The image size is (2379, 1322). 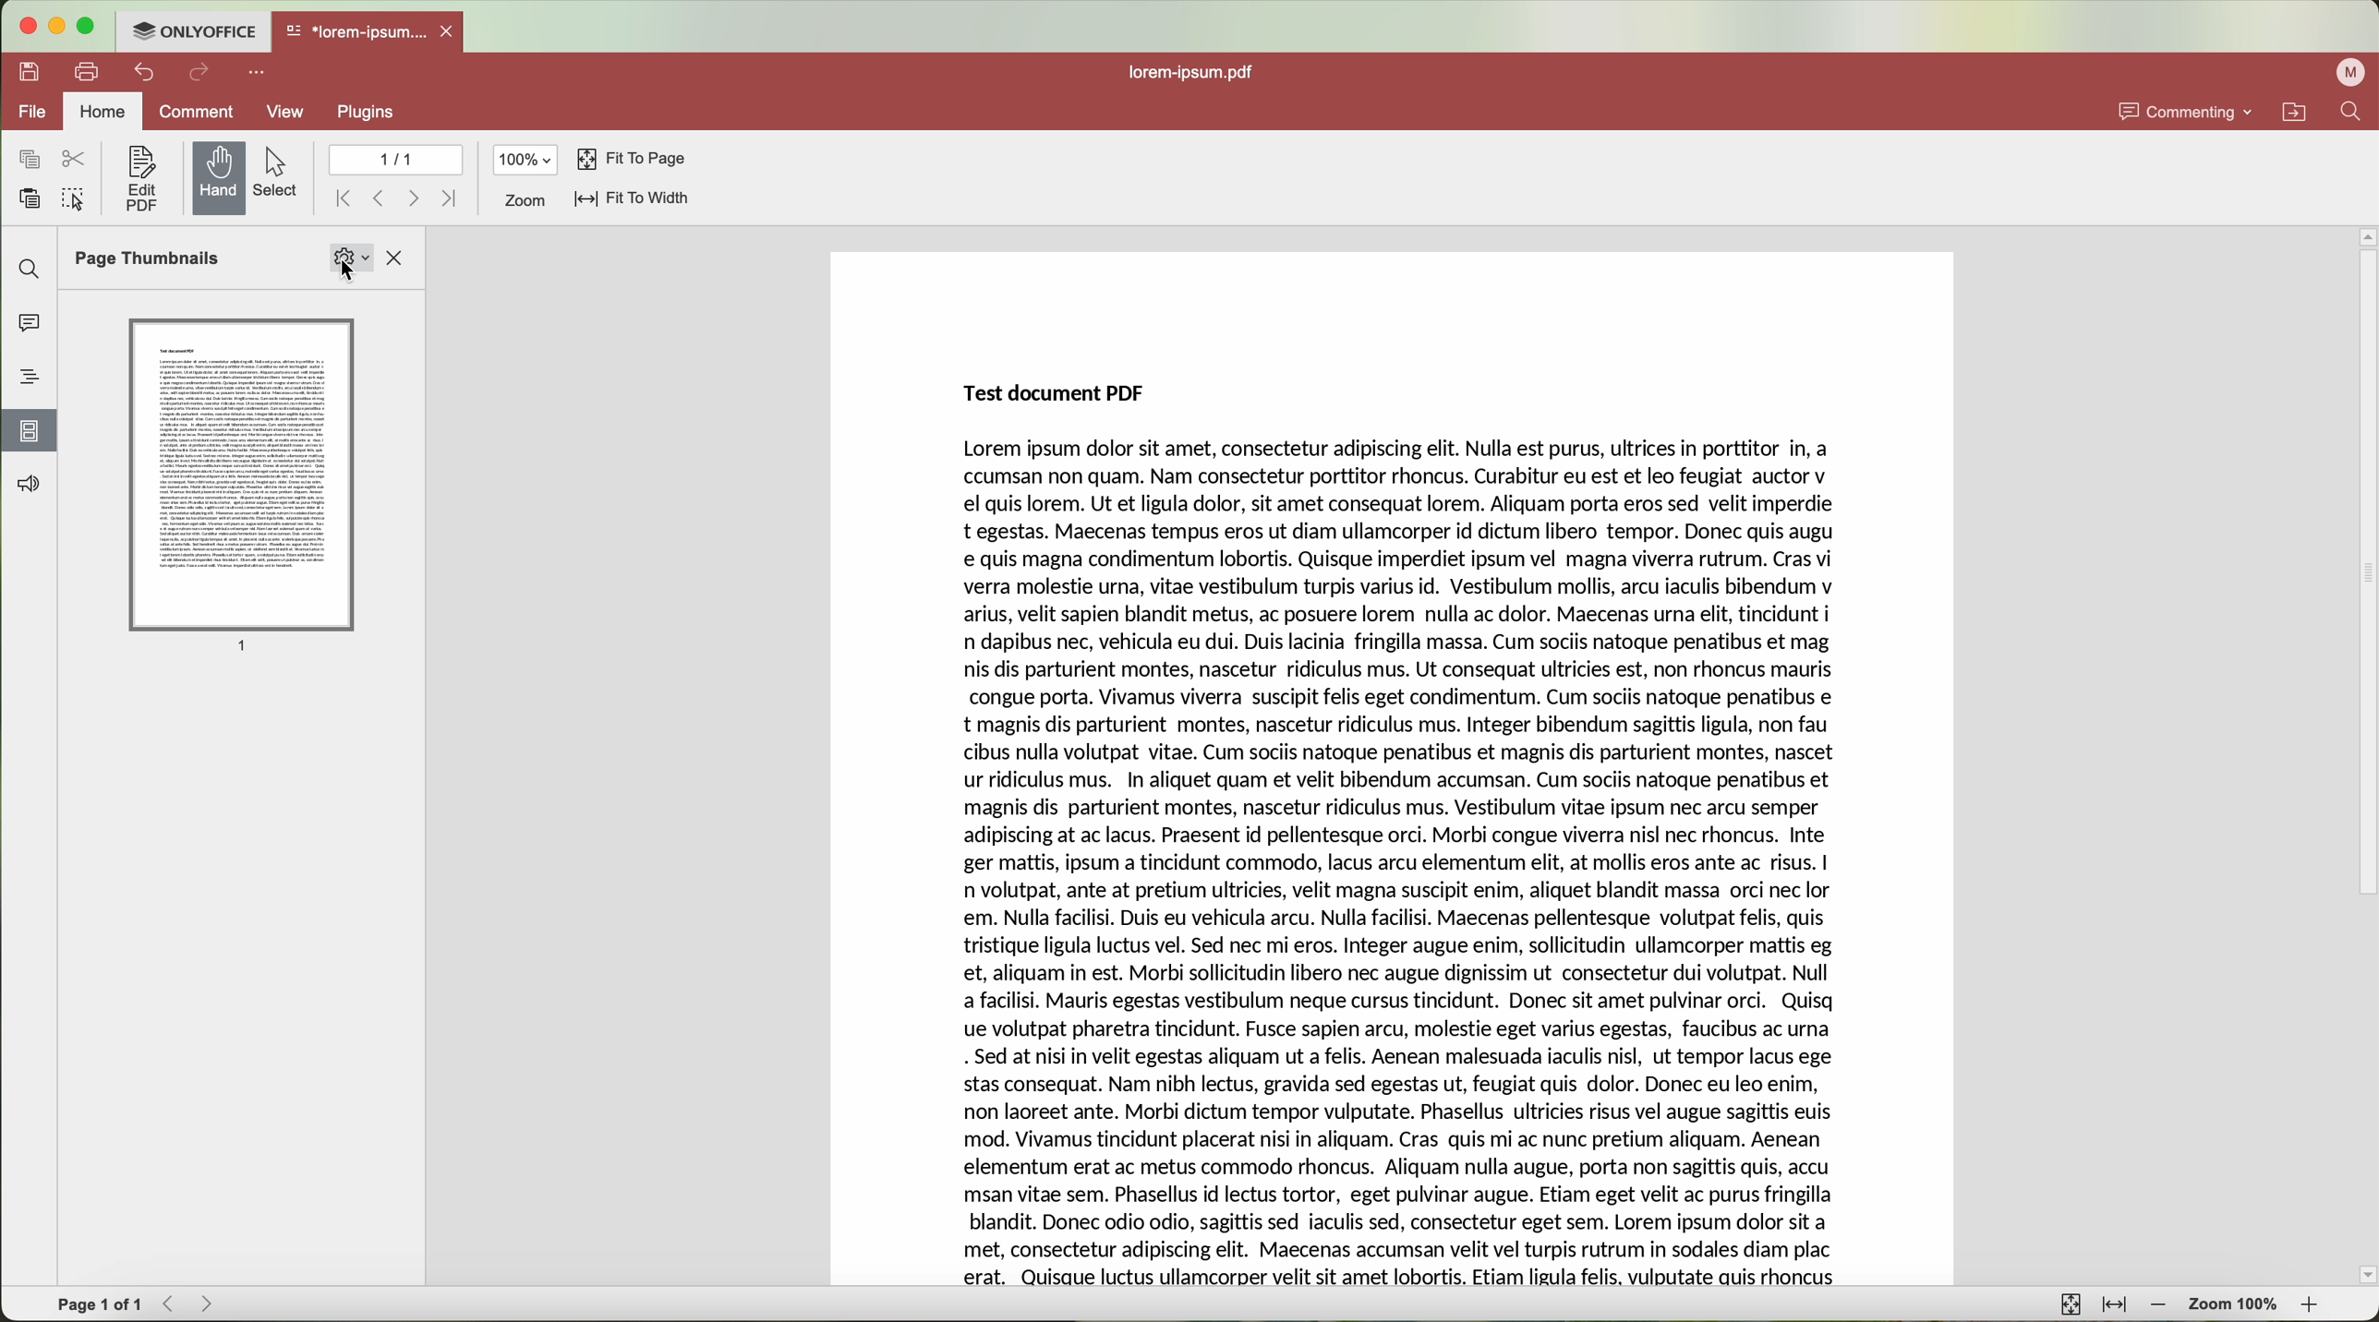 I want to click on profile, so click(x=2349, y=73).